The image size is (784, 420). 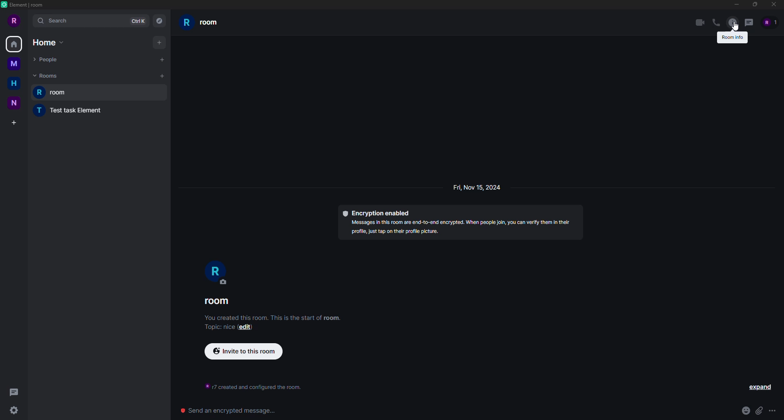 I want to click on maximize, so click(x=755, y=4).